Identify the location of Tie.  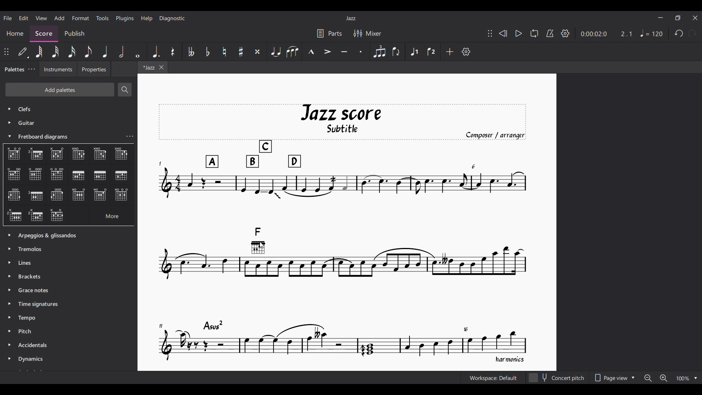
(276, 51).